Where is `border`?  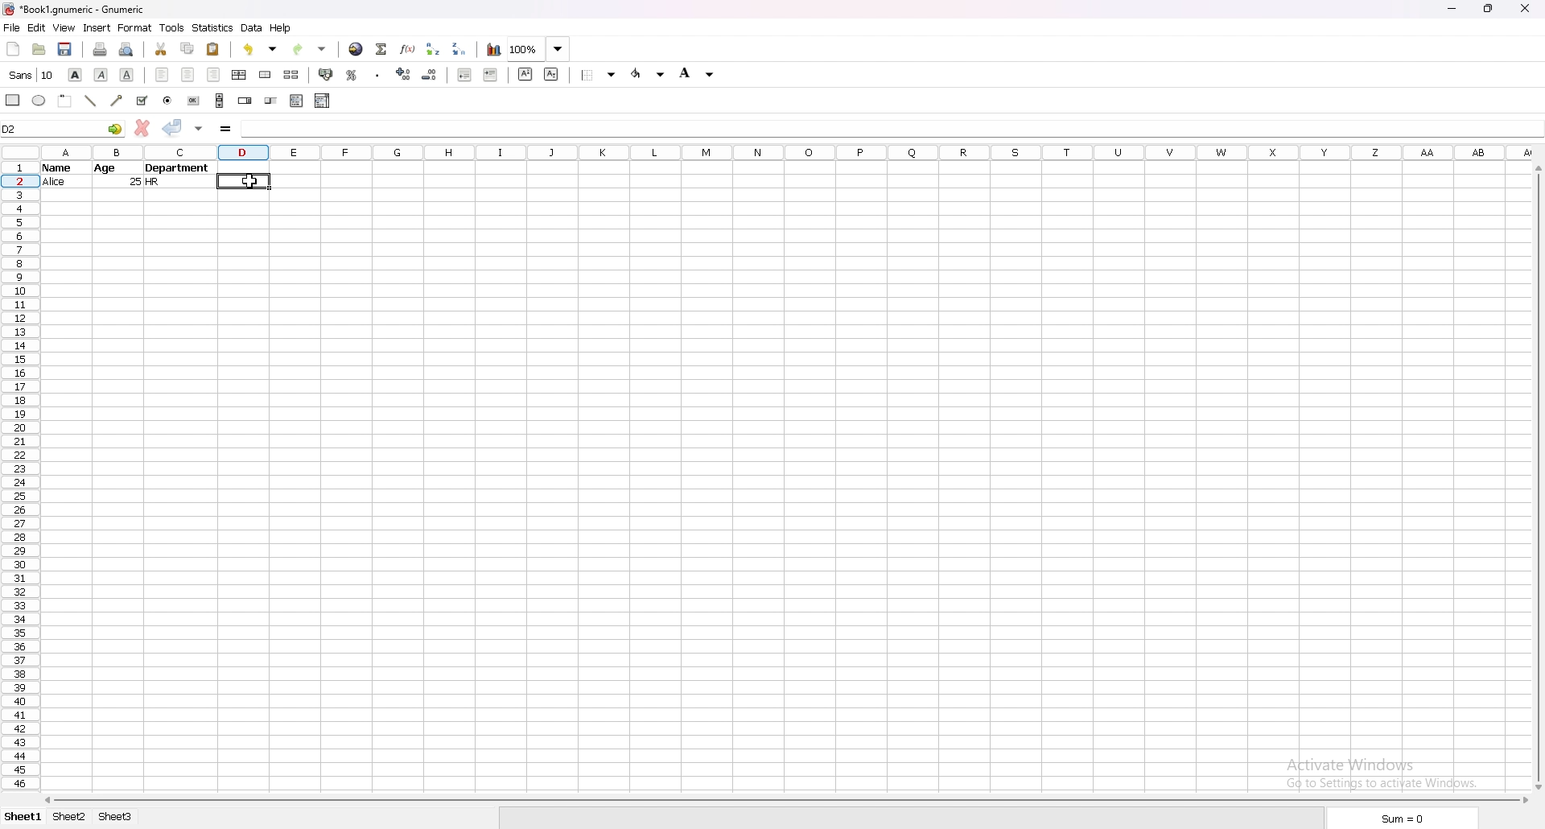 border is located at coordinates (599, 75).